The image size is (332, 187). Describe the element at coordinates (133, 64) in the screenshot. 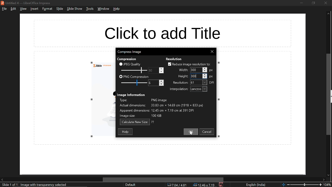

I see `JPEG quality` at that location.